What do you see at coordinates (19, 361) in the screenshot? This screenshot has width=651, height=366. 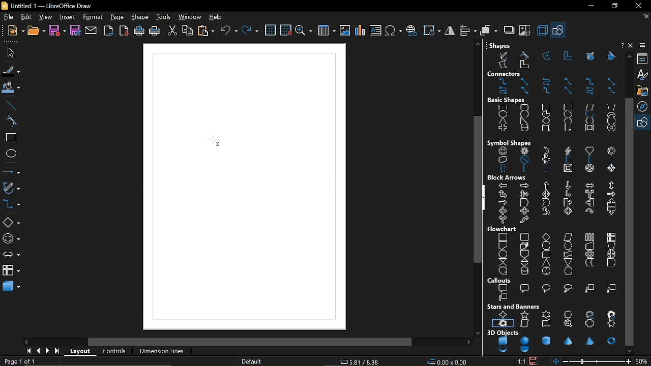 I see `current page (Page 1 of 1)` at bounding box center [19, 361].